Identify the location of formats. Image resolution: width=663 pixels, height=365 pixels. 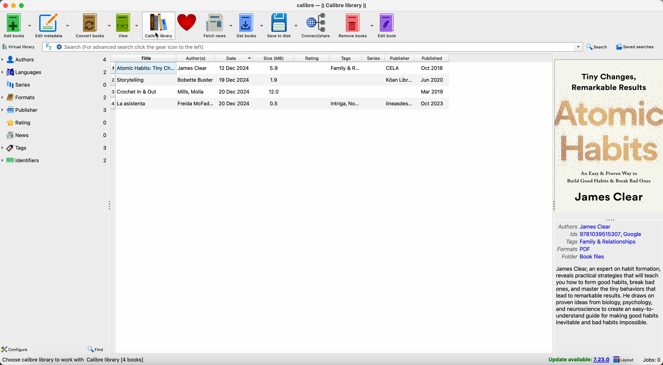
(55, 97).